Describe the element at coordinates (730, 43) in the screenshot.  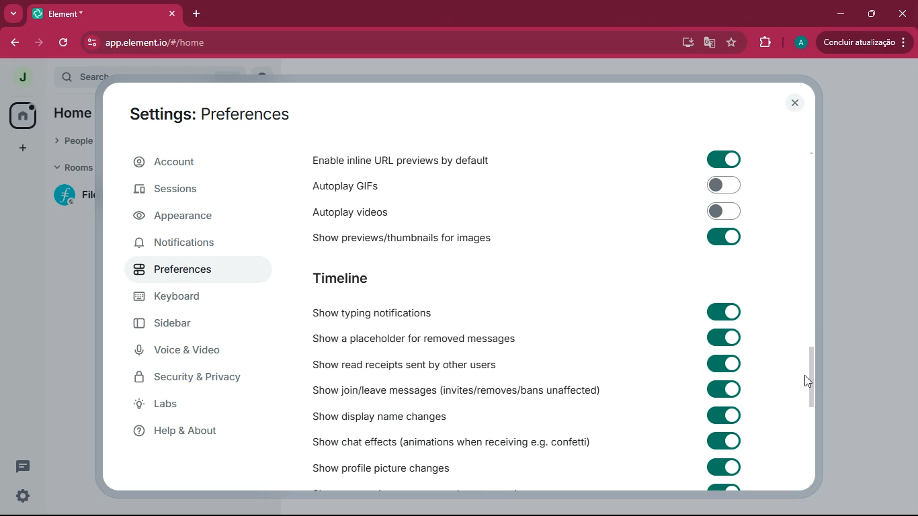
I see `favourite` at that location.